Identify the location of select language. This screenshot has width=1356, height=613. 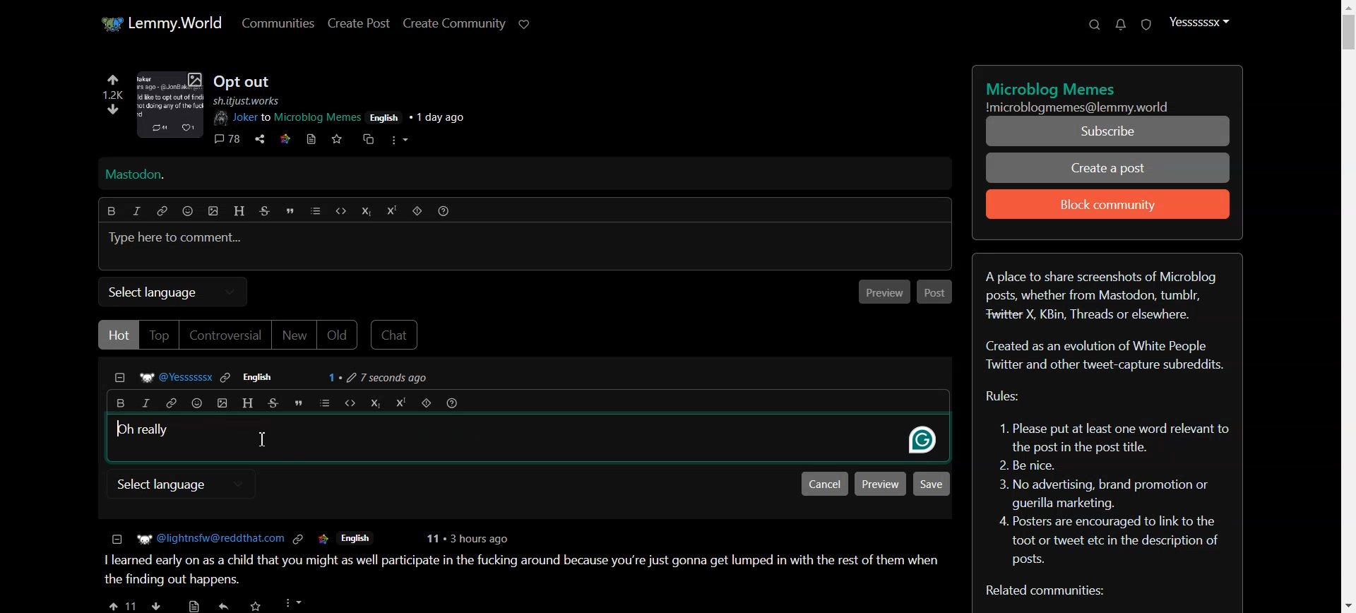
(176, 485).